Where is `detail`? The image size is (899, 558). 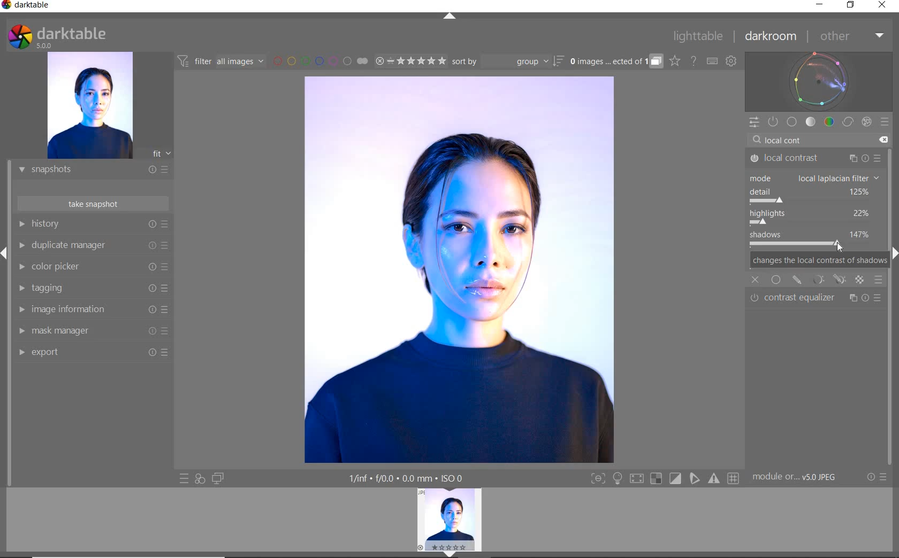
detail is located at coordinates (814, 196).